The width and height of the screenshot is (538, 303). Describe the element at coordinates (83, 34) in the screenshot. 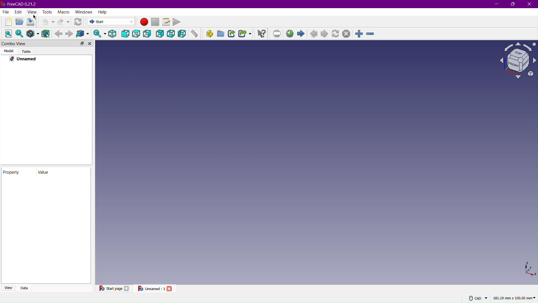

I see `Go to linked object` at that location.